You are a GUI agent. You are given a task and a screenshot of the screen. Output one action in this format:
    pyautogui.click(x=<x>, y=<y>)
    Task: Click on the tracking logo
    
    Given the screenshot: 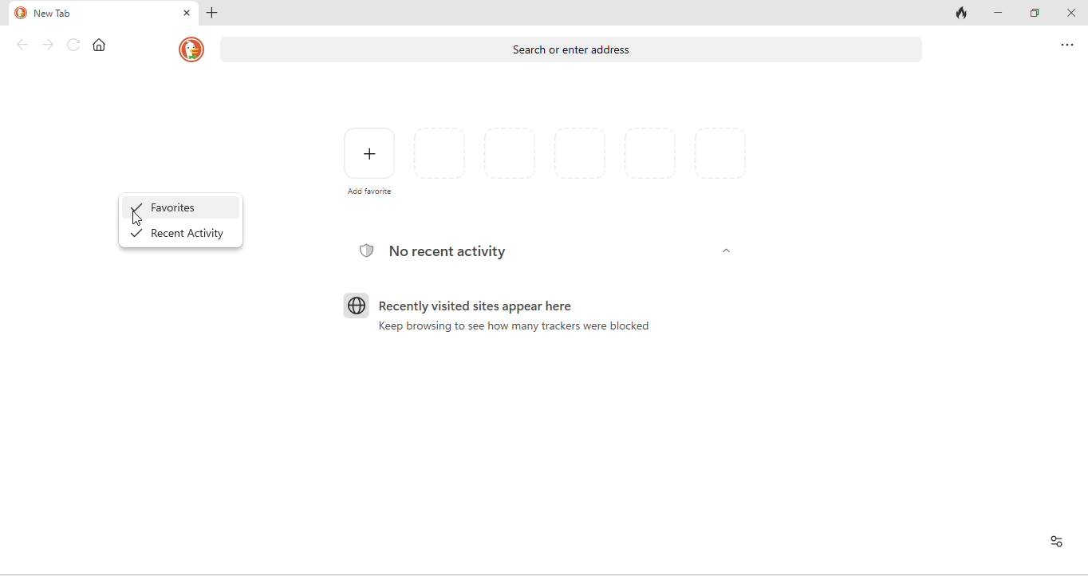 What is the action you would take?
    pyautogui.click(x=365, y=250)
    